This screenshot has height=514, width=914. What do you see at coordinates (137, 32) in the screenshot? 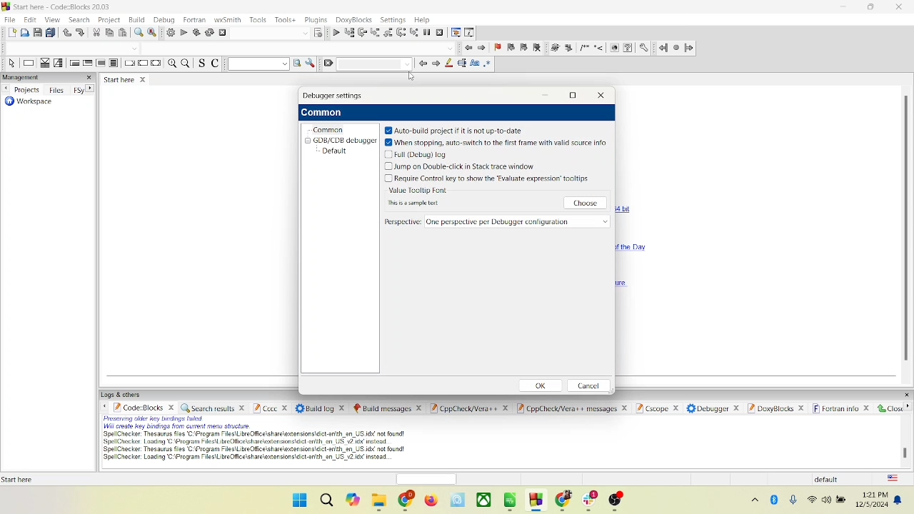
I see `find` at bounding box center [137, 32].